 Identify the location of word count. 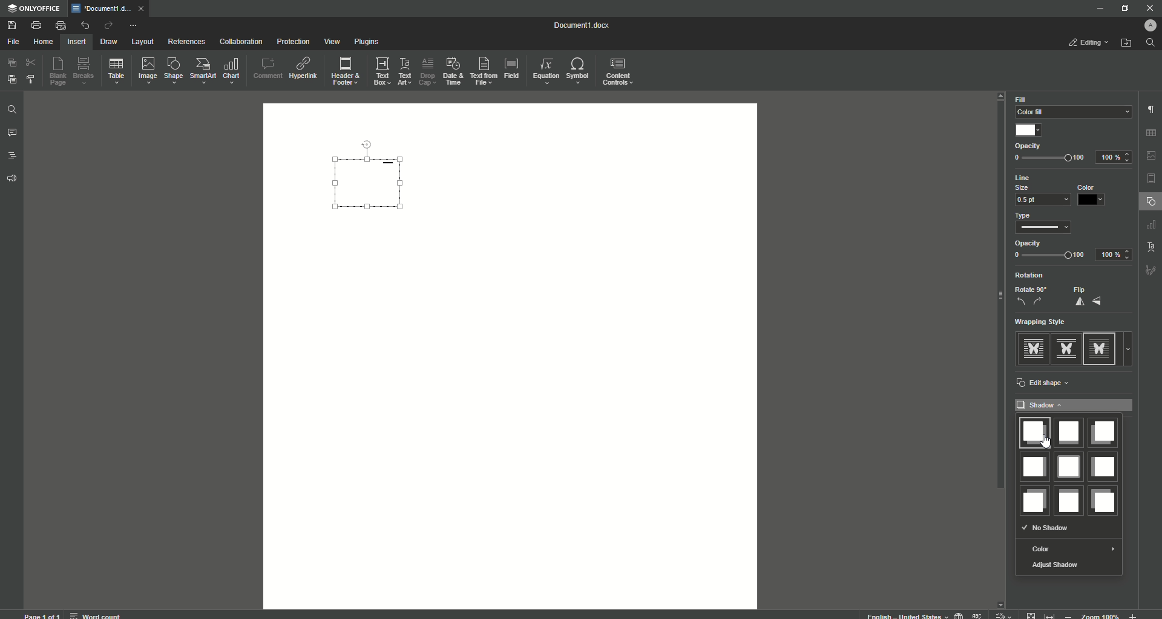
(94, 614).